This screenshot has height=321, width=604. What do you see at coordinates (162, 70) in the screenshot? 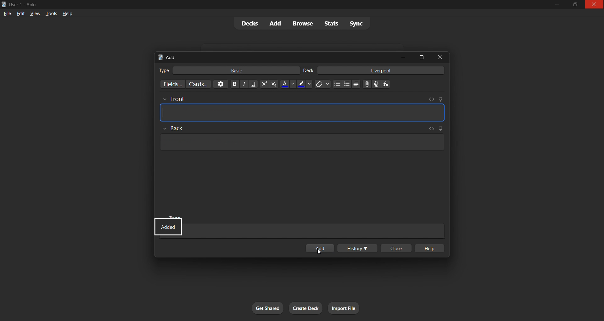
I see `card type ` at bounding box center [162, 70].